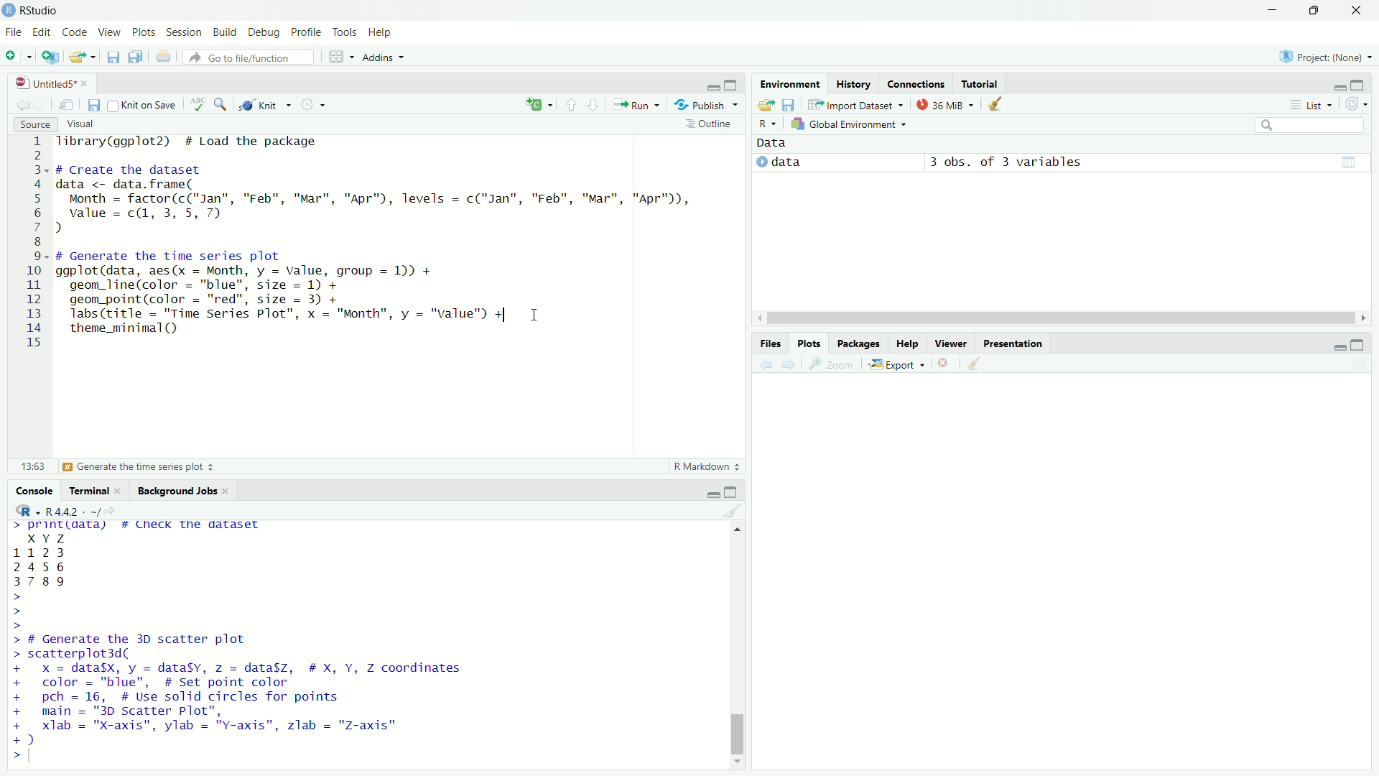 This screenshot has width=1379, height=776. I want to click on close, so click(228, 489).